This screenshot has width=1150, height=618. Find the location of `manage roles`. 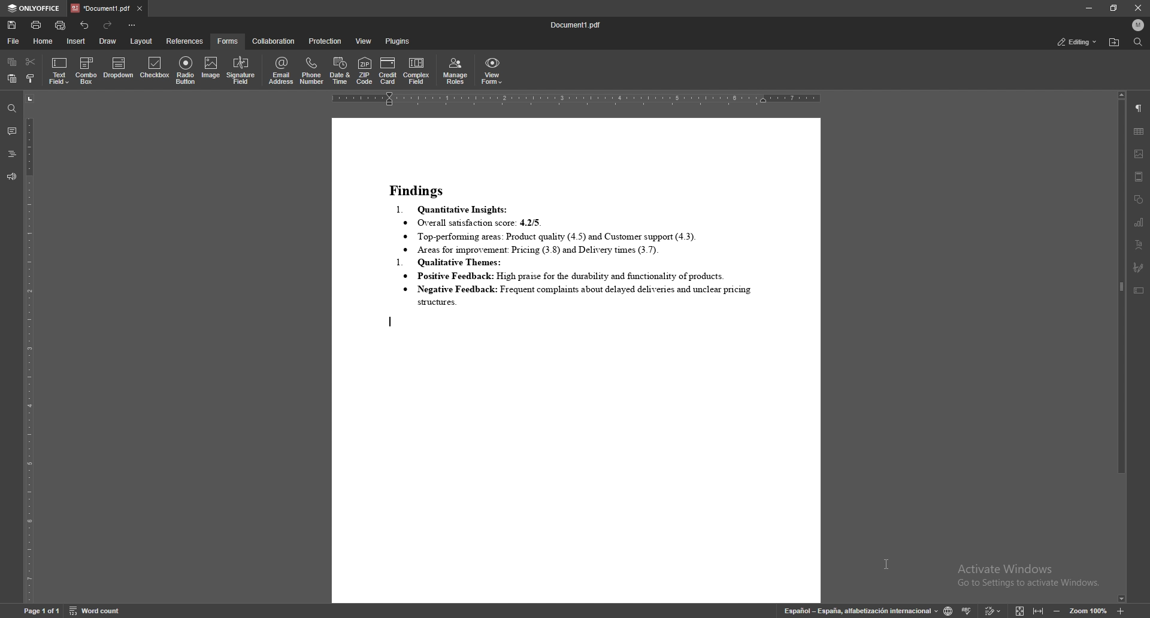

manage roles is located at coordinates (456, 71).